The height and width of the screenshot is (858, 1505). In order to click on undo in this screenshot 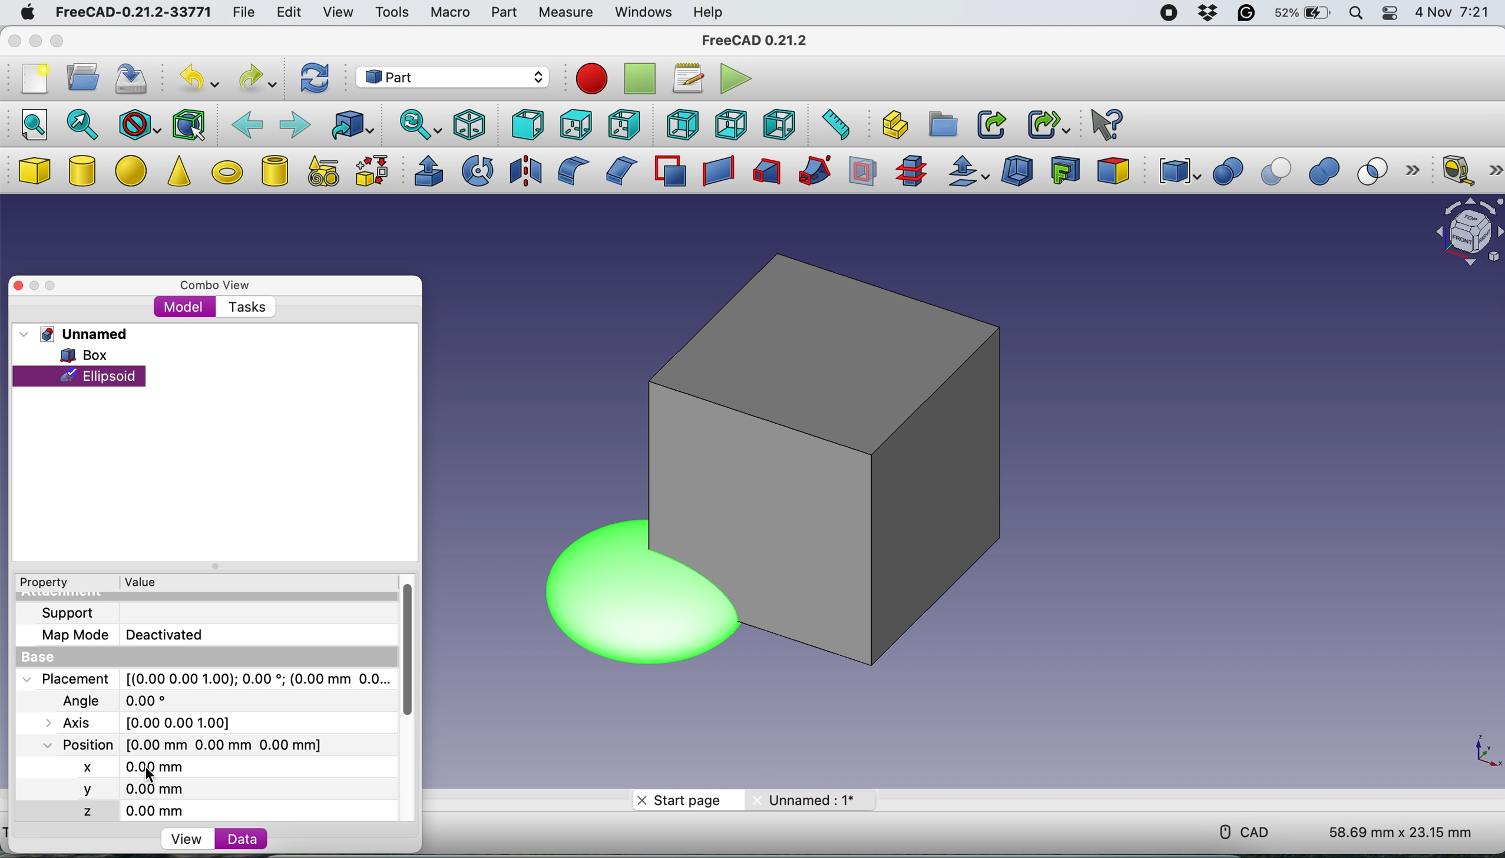, I will do `click(196, 78)`.